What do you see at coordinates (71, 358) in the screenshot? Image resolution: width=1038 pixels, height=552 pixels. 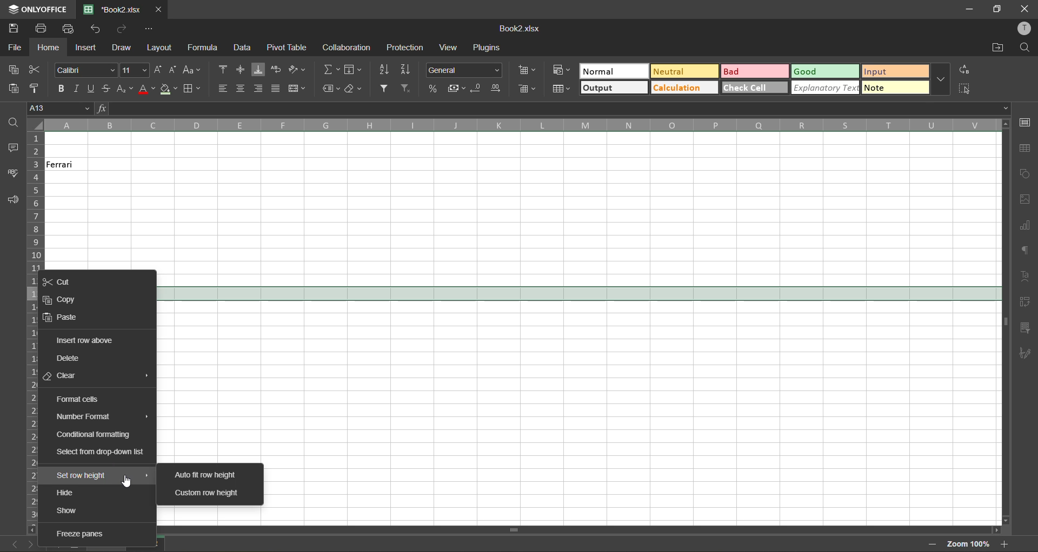 I see `delete` at bounding box center [71, 358].